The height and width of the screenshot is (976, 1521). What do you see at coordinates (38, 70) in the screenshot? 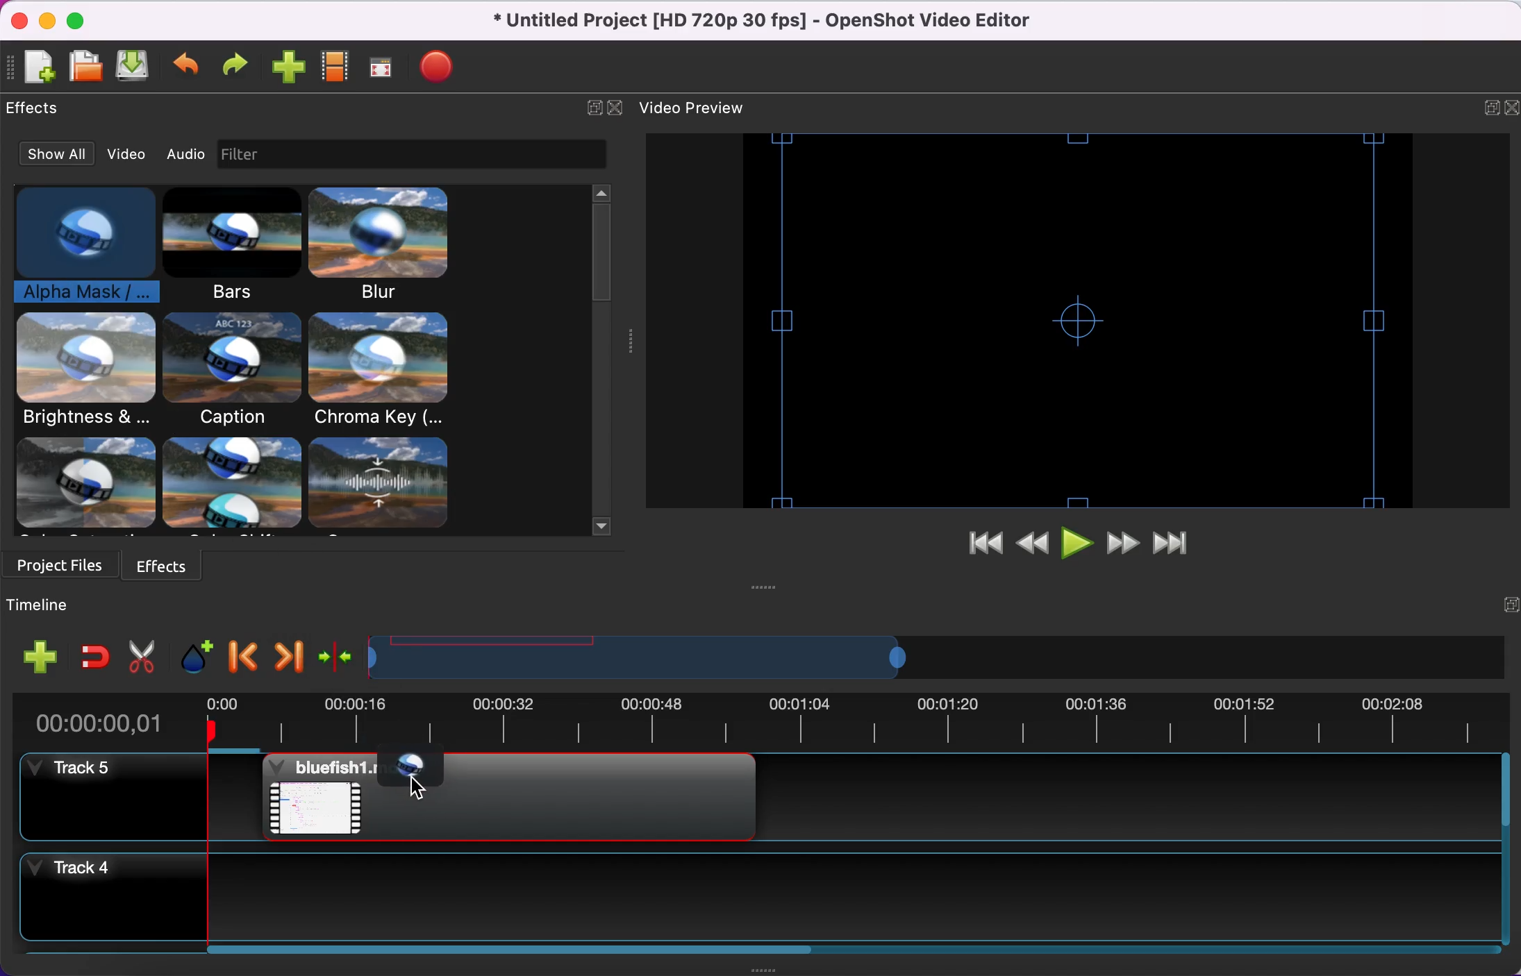
I see `add new file` at bounding box center [38, 70].